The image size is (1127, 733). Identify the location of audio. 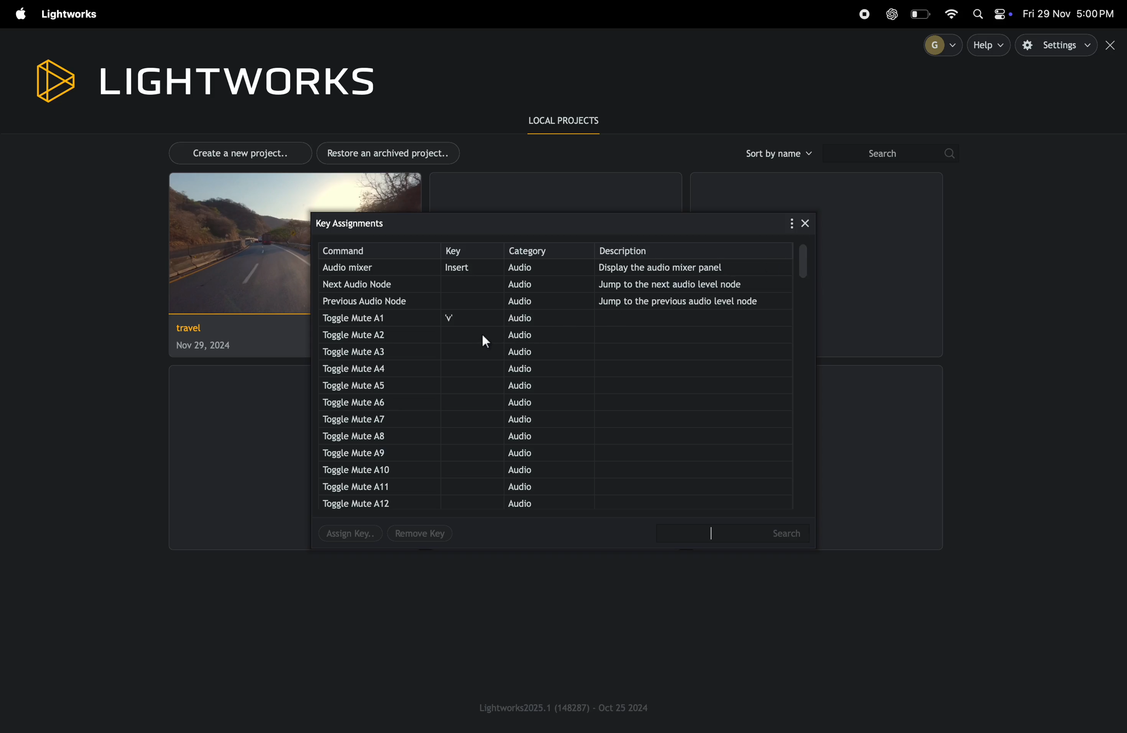
(536, 284).